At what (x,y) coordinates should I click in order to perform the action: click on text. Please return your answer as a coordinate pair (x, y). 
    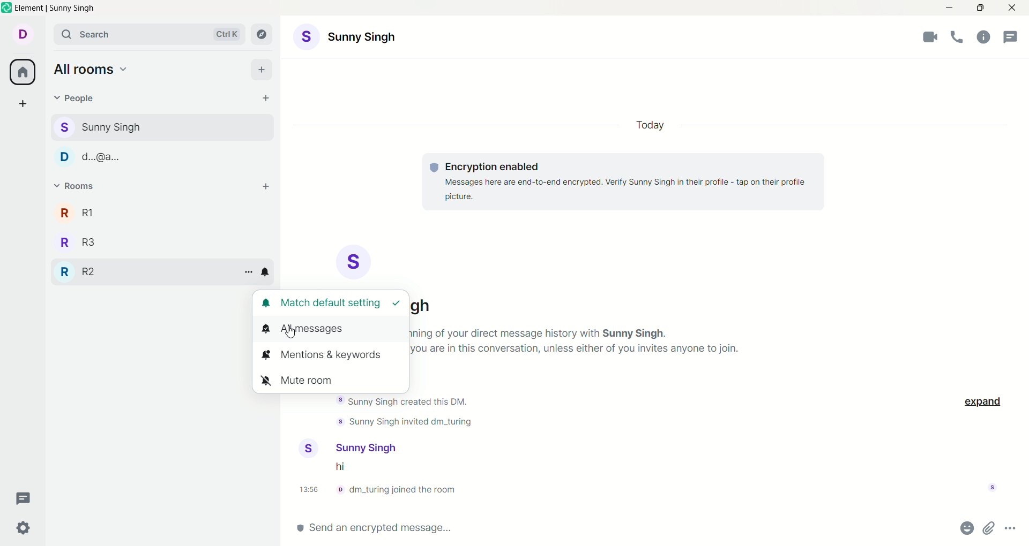
    Looking at the image, I should click on (625, 184).